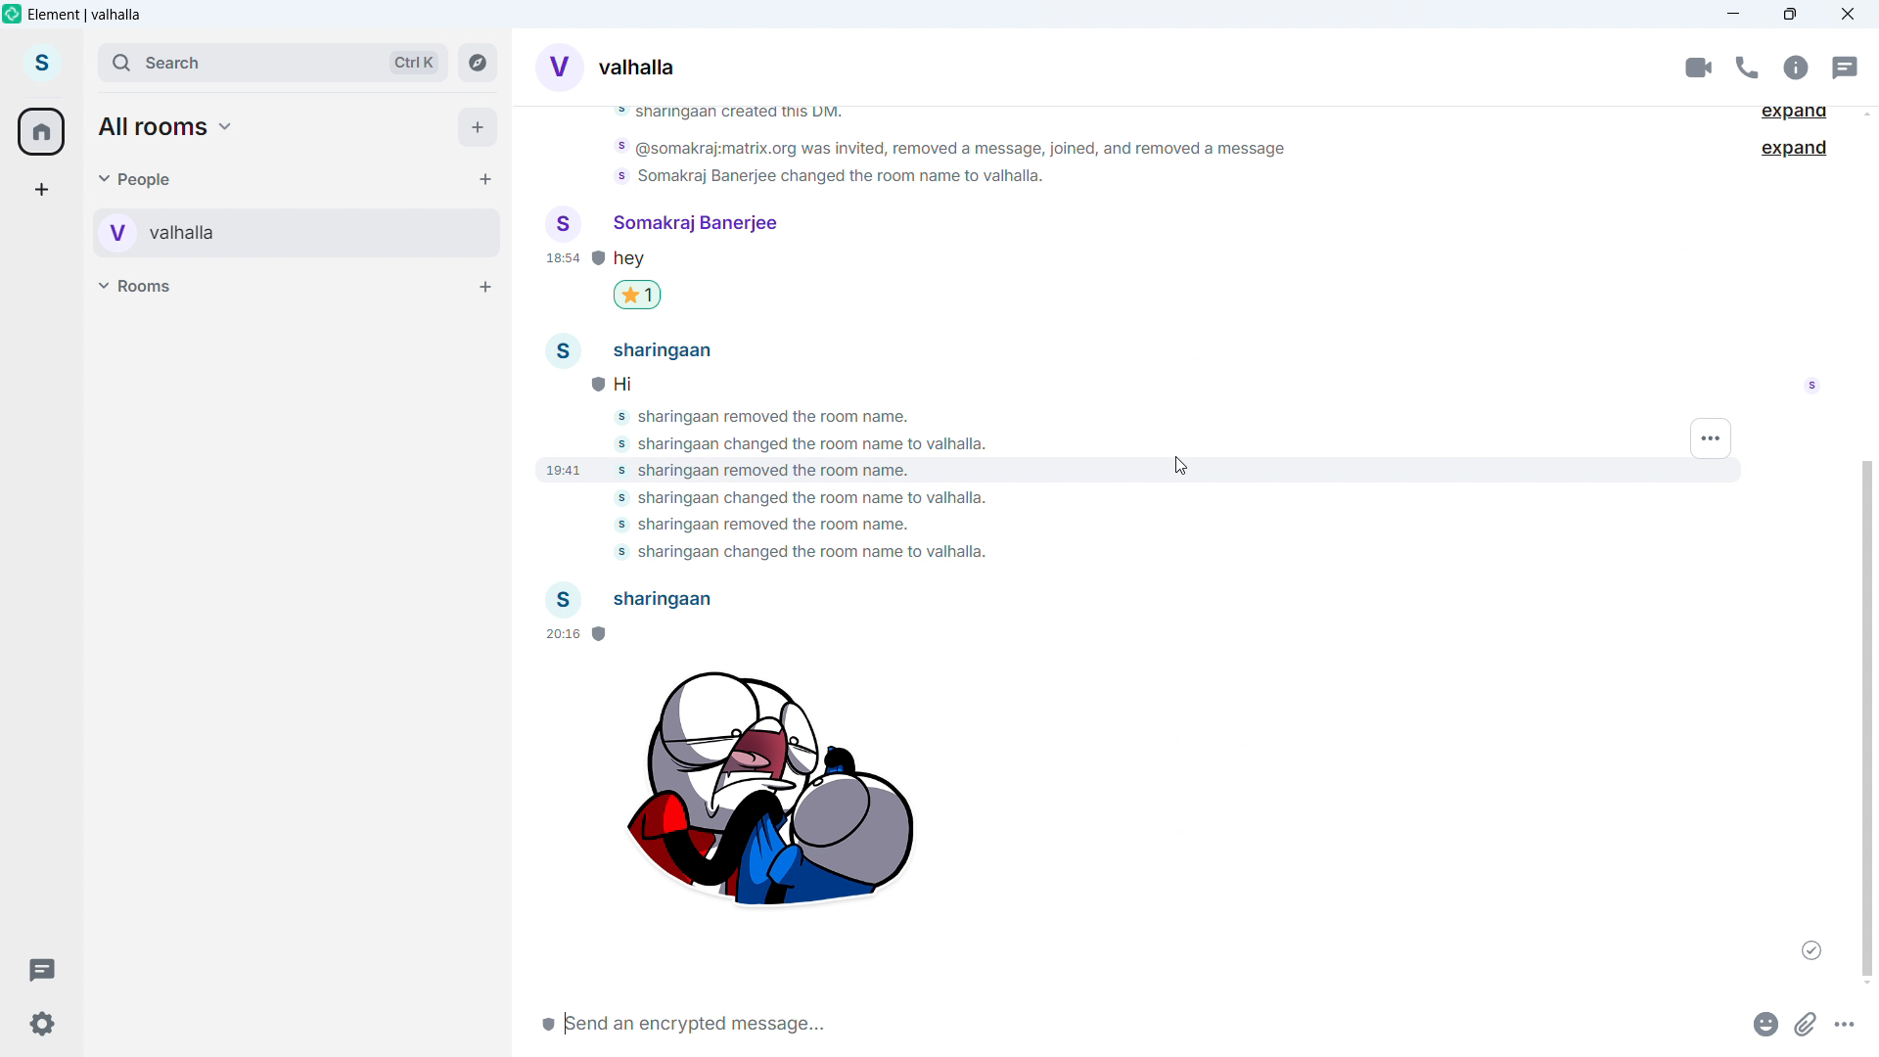 Image resolution: width=1879 pixels, height=1057 pixels. Describe the element at coordinates (558, 65) in the screenshot. I see `Converses display picture` at that location.